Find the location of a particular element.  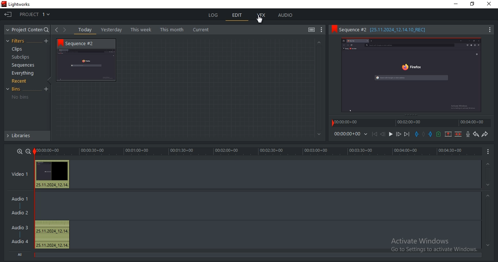

All is located at coordinates (17, 256).